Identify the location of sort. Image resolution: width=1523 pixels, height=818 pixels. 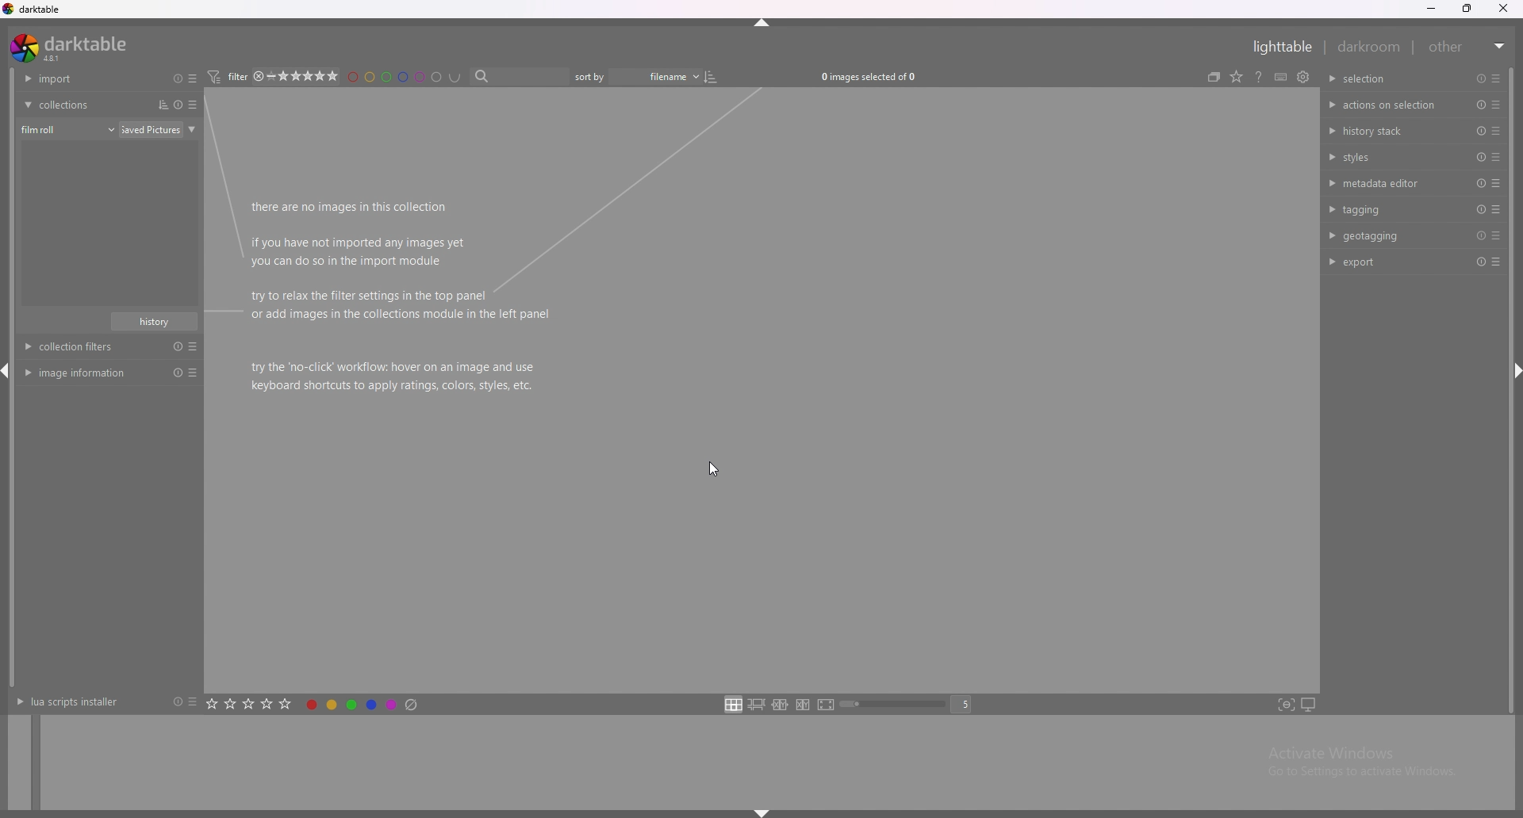
(159, 105).